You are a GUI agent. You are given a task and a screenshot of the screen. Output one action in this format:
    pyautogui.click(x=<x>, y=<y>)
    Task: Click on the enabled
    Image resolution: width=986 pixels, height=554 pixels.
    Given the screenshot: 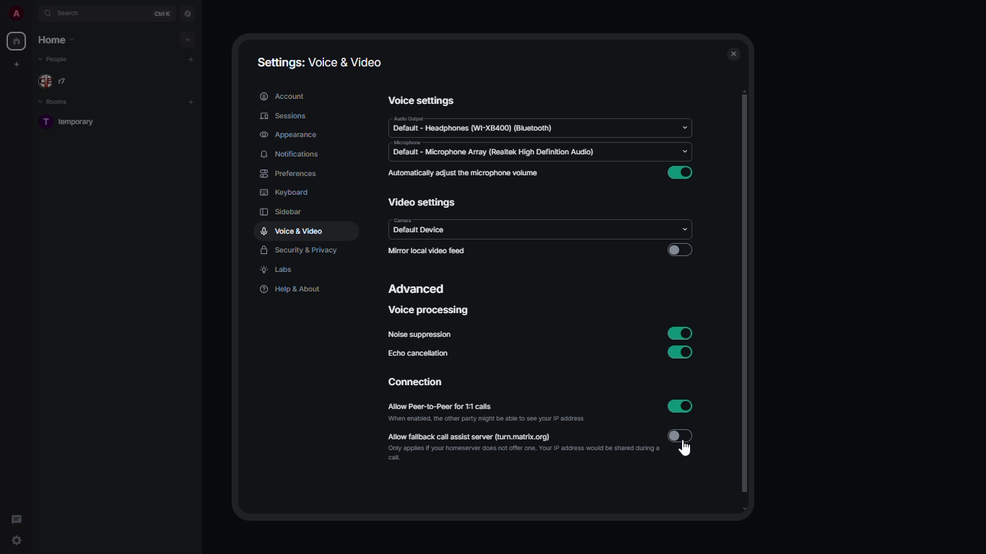 What is the action you would take?
    pyautogui.click(x=680, y=353)
    